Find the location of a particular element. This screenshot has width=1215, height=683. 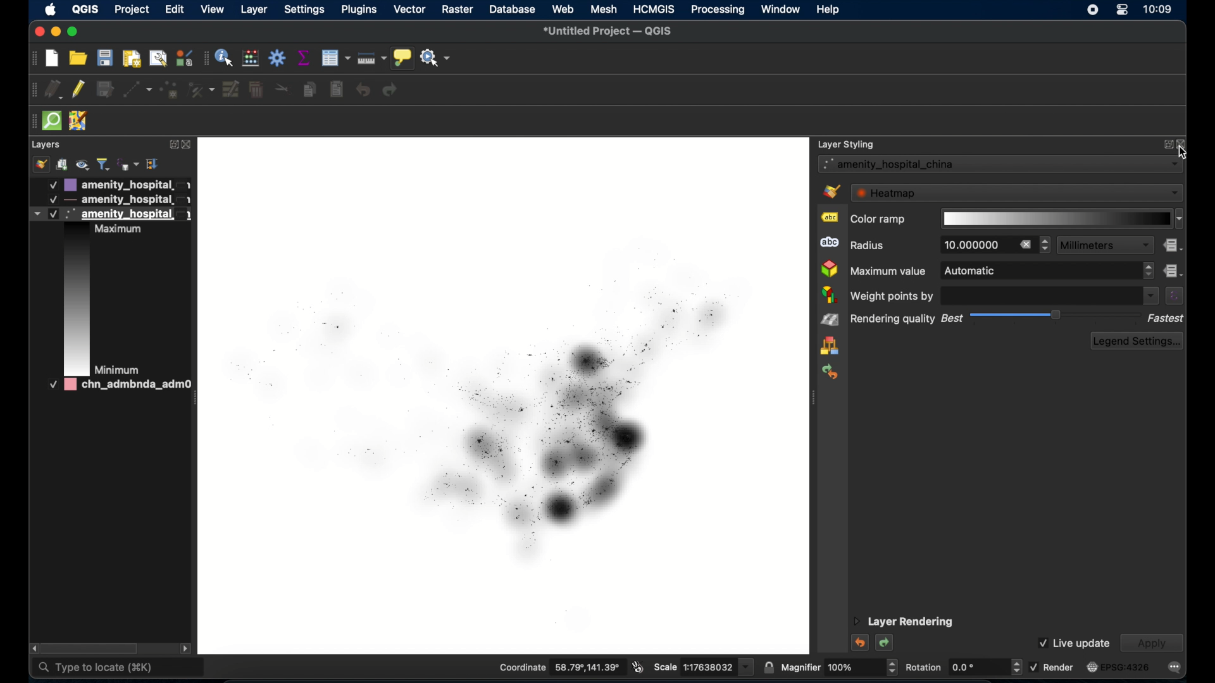

manage map theme is located at coordinates (84, 164).